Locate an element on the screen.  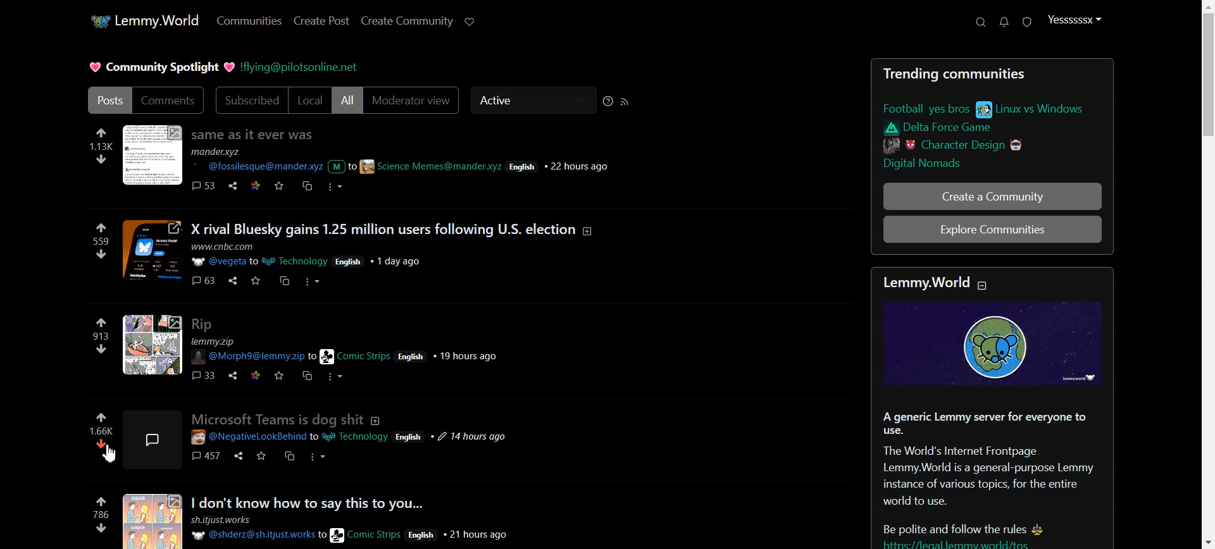
Profile is located at coordinates (1076, 20).